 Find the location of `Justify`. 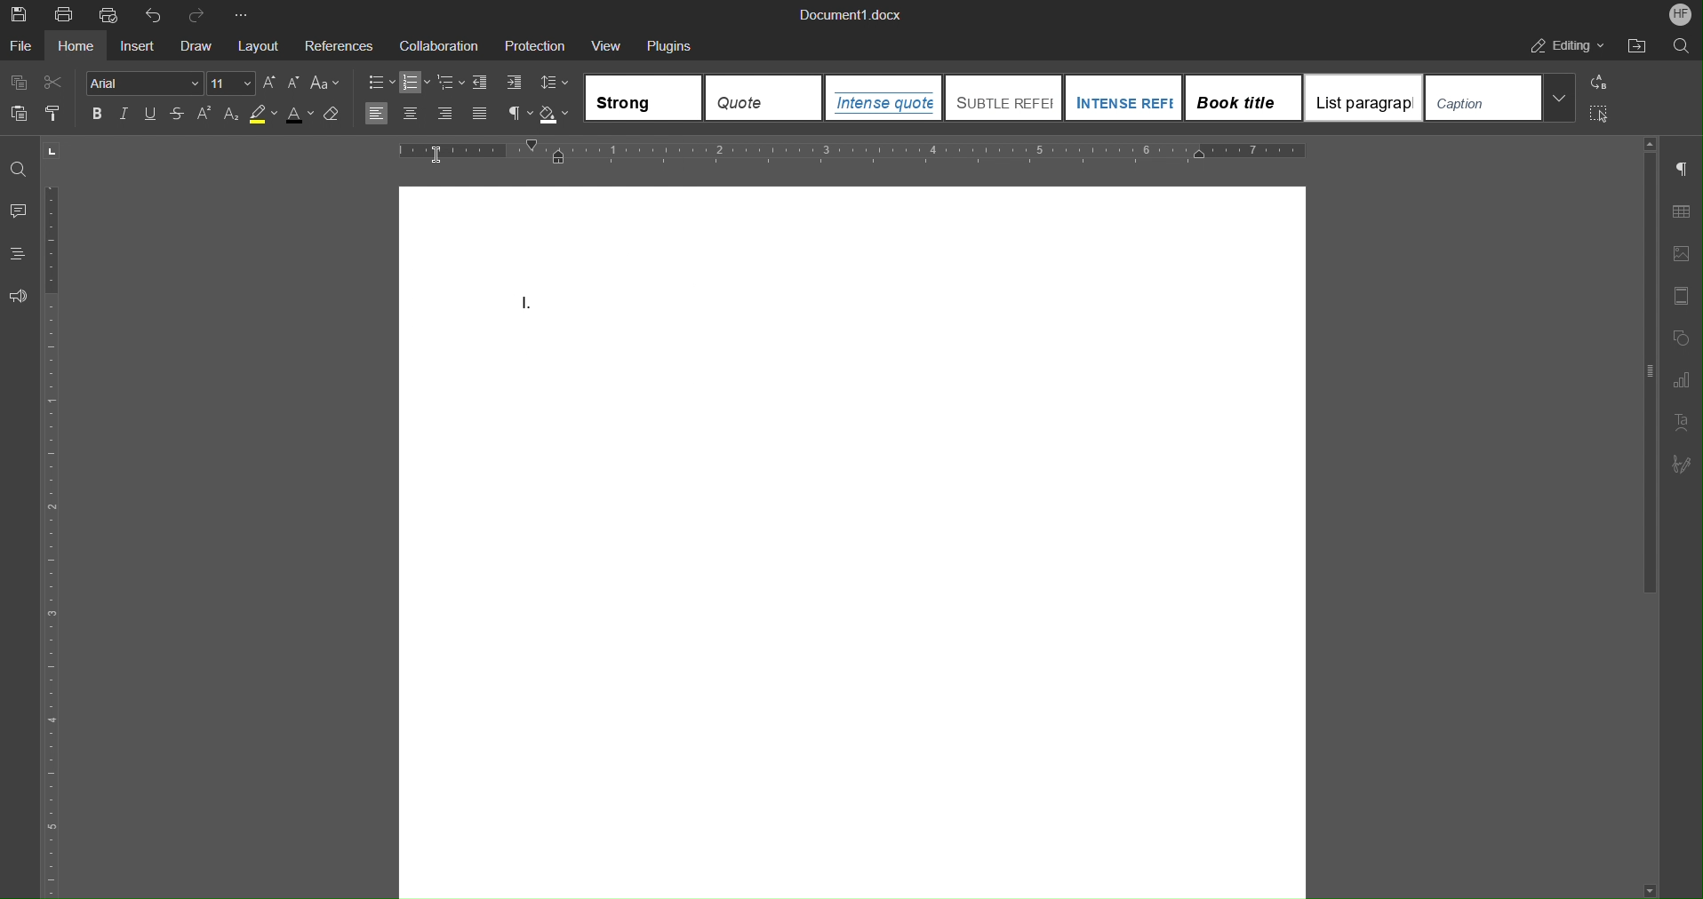

Justify is located at coordinates (480, 115).